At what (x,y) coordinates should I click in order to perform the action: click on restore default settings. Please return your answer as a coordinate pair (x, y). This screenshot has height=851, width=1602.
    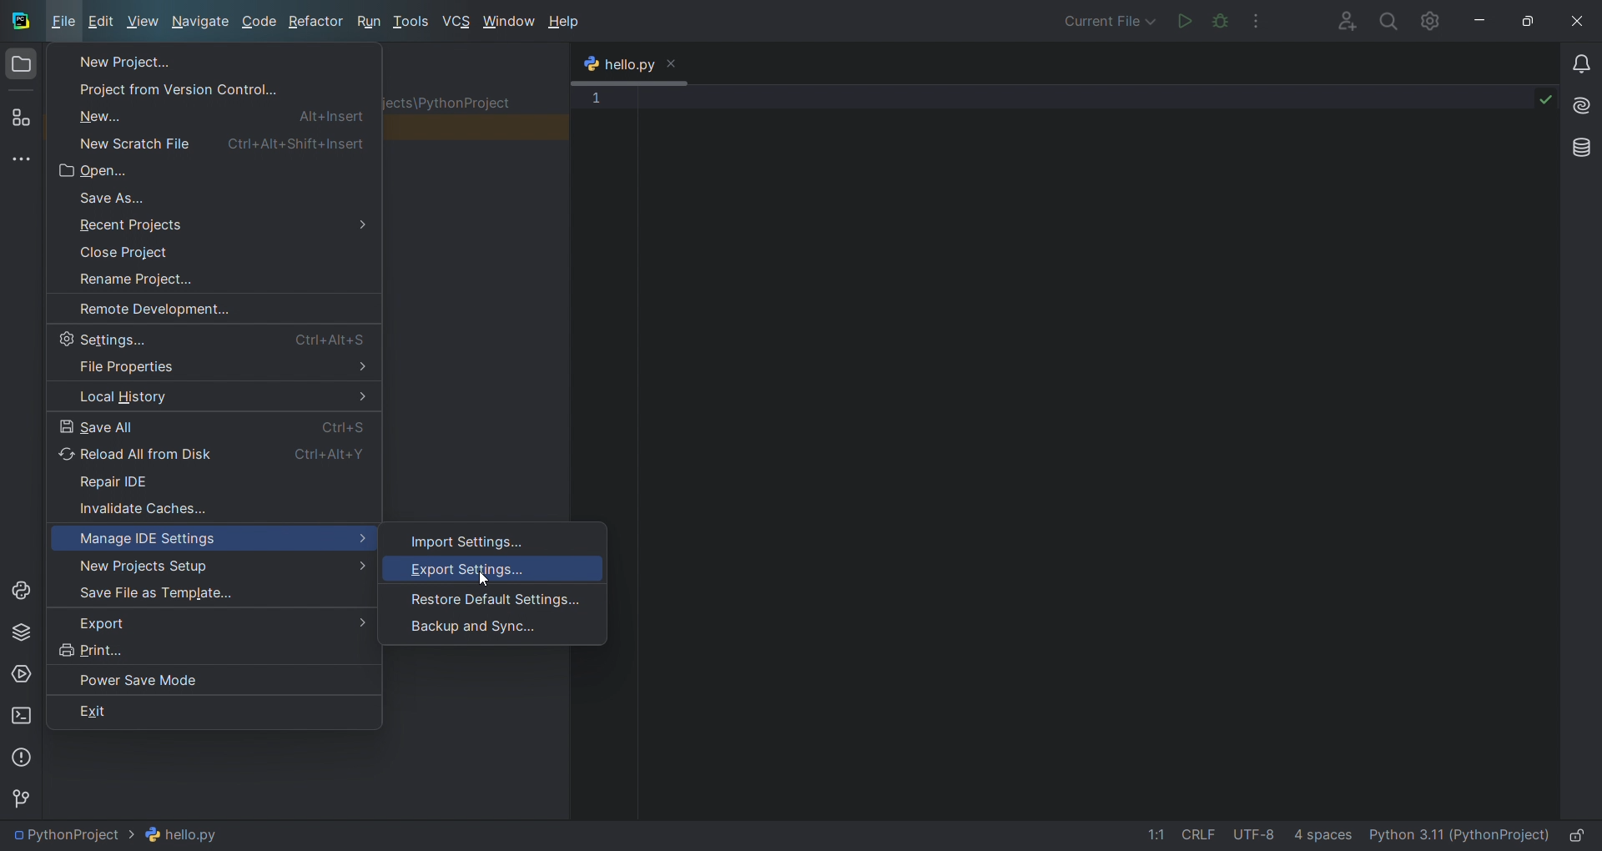
    Looking at the image, I should click on (478, 597).